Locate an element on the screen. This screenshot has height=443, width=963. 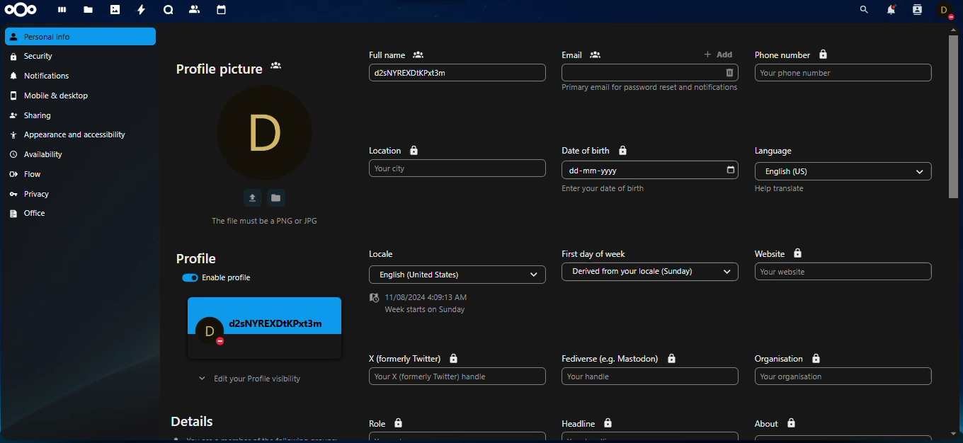
The file must be a PNG or JPG is located at coordinates (264, 221).